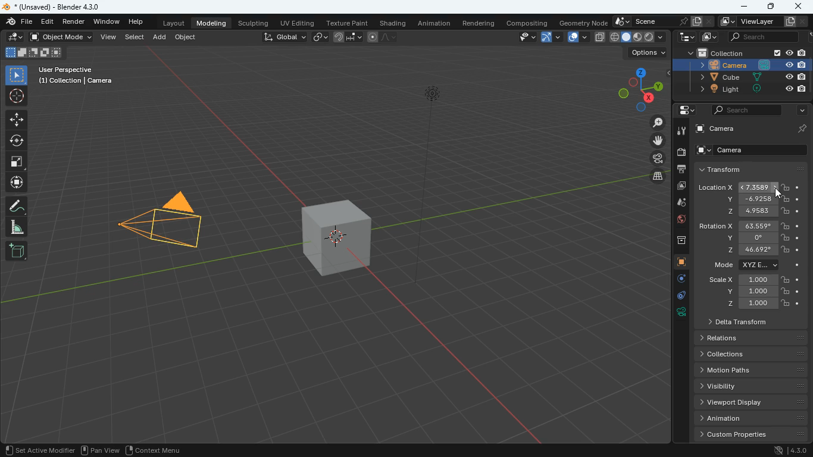 The height and width of the screenshot is (457, 813). What do you see at coordinates (749, 90) in the screenshot?
I see `light` at bounding box center [749, 90].